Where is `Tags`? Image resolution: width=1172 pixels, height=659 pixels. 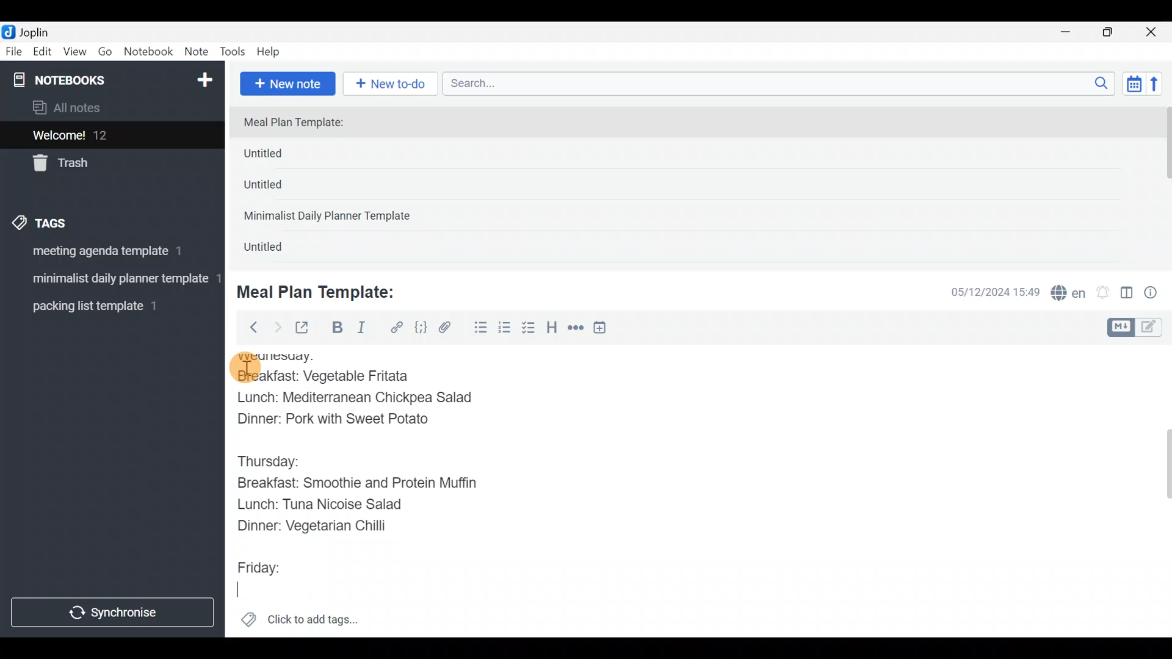
Tags is located at coordinates (68, 221).